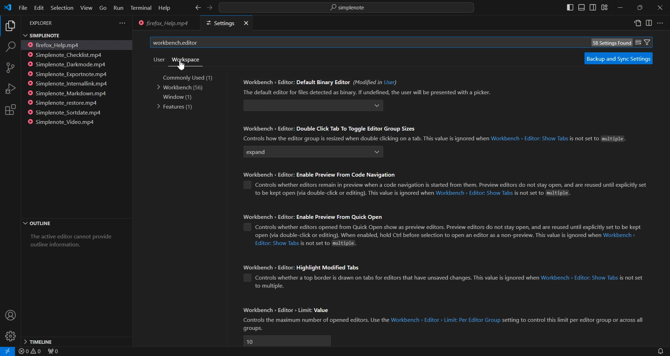 The height and width of the screenshot is (356, 670). What do you see at coordinates (118, 8) in the screenshot?
I see `Run` at bounding box center [118, 8].